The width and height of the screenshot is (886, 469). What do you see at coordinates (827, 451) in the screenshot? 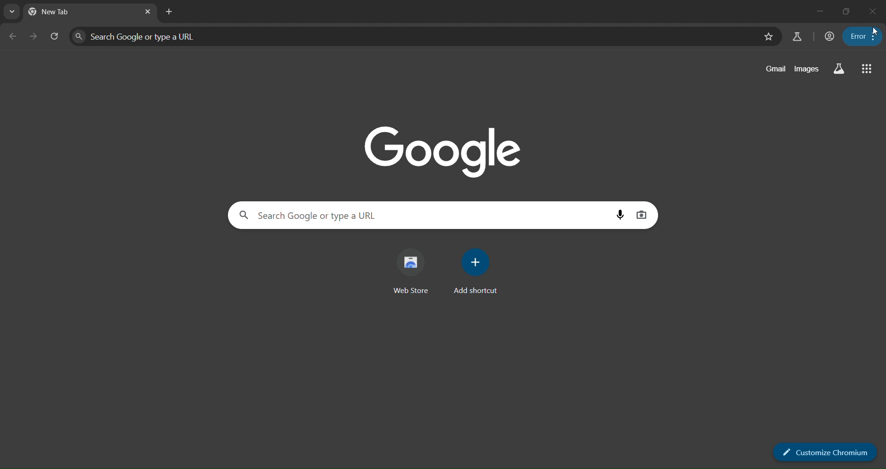
I see `customize chromium` at bounding box center [827, 451].